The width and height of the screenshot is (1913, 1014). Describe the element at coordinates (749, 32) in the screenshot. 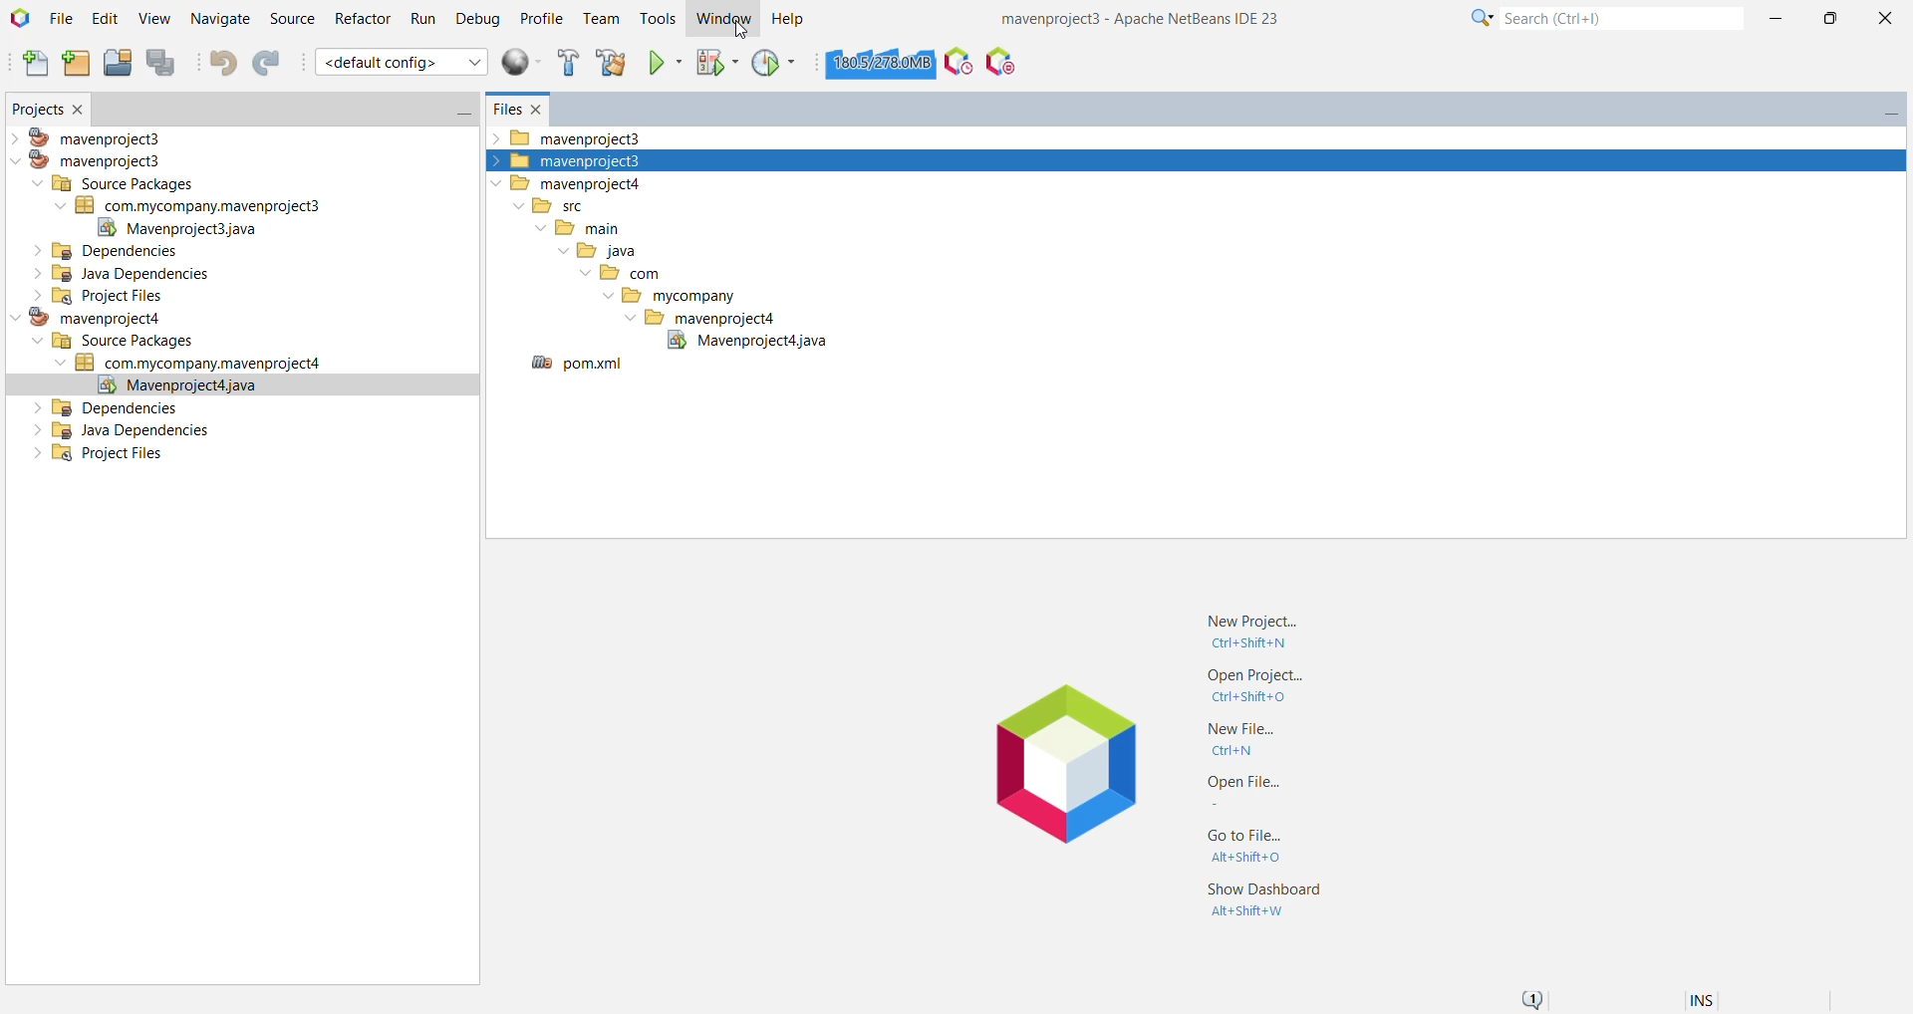

I see `Cursor` at that location.